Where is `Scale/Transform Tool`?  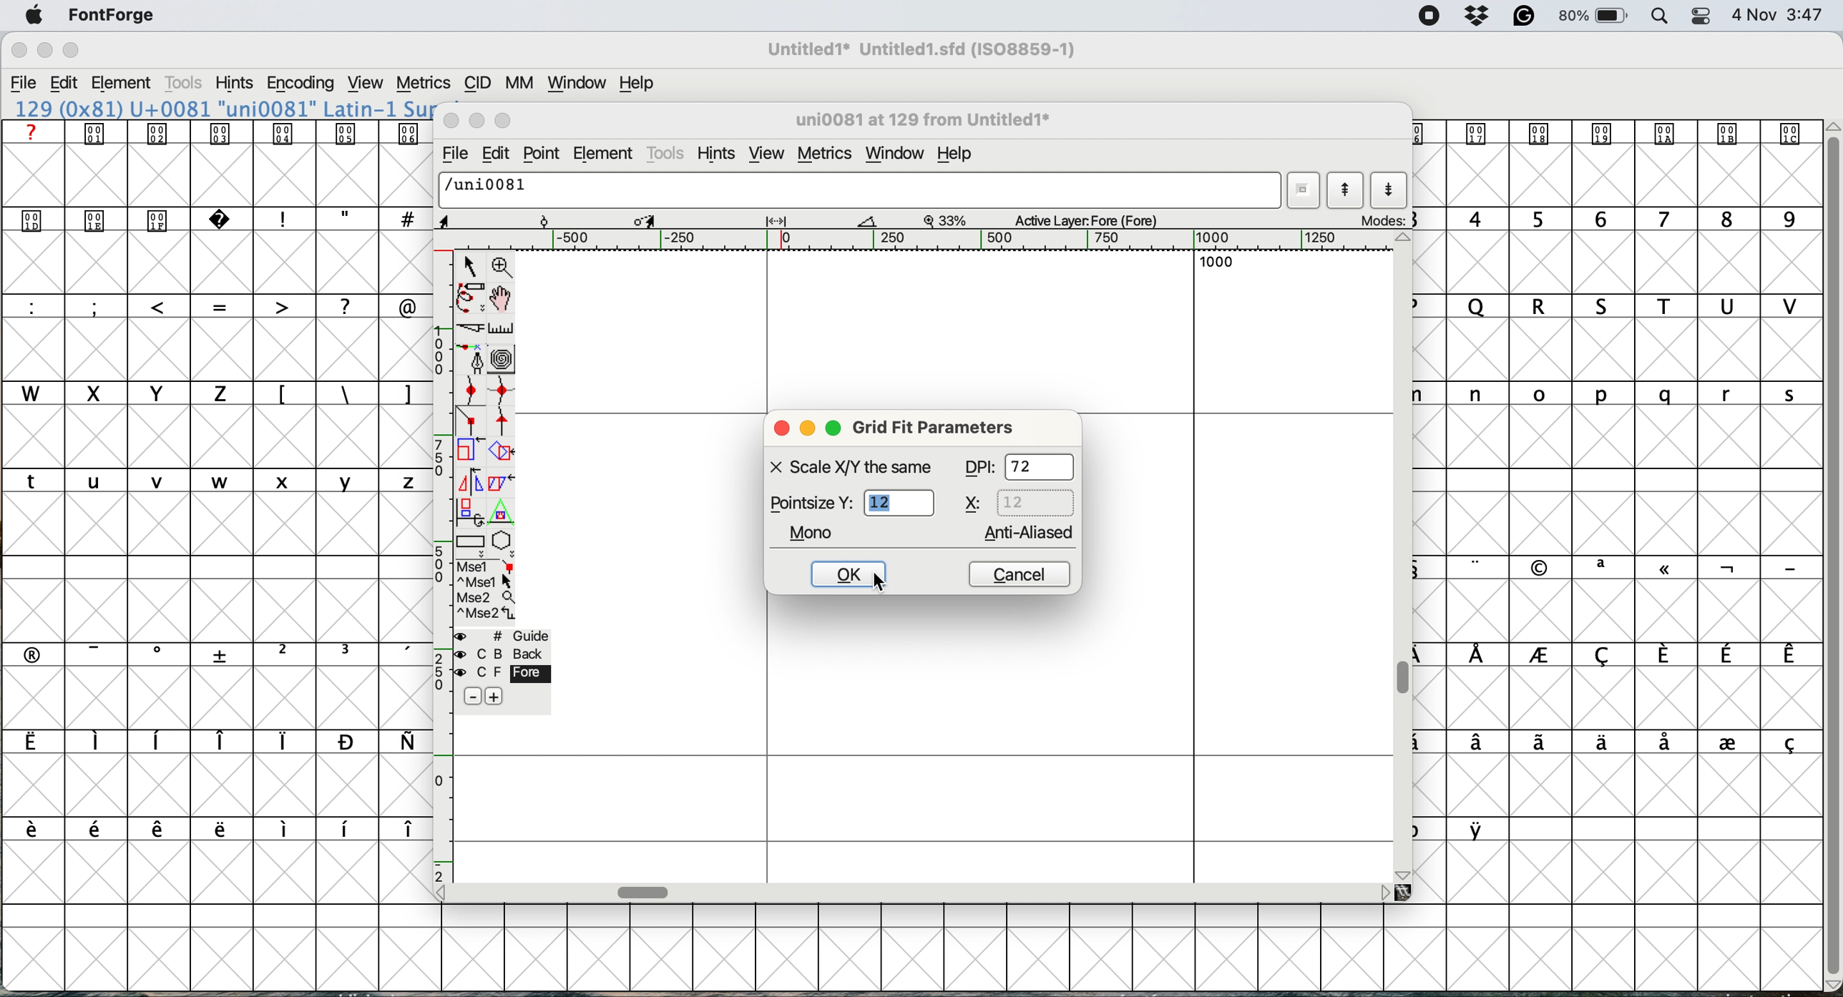 Scale/Transform Tool is located at coordinates (645, 221).